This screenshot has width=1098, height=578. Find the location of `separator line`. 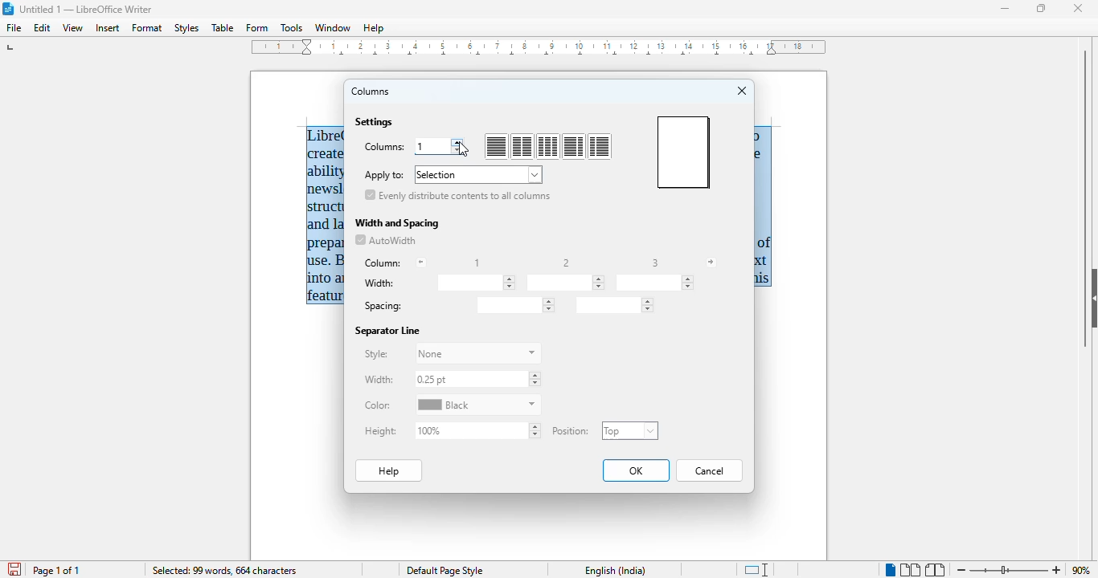

separator line is located at coordinates (388, 332).